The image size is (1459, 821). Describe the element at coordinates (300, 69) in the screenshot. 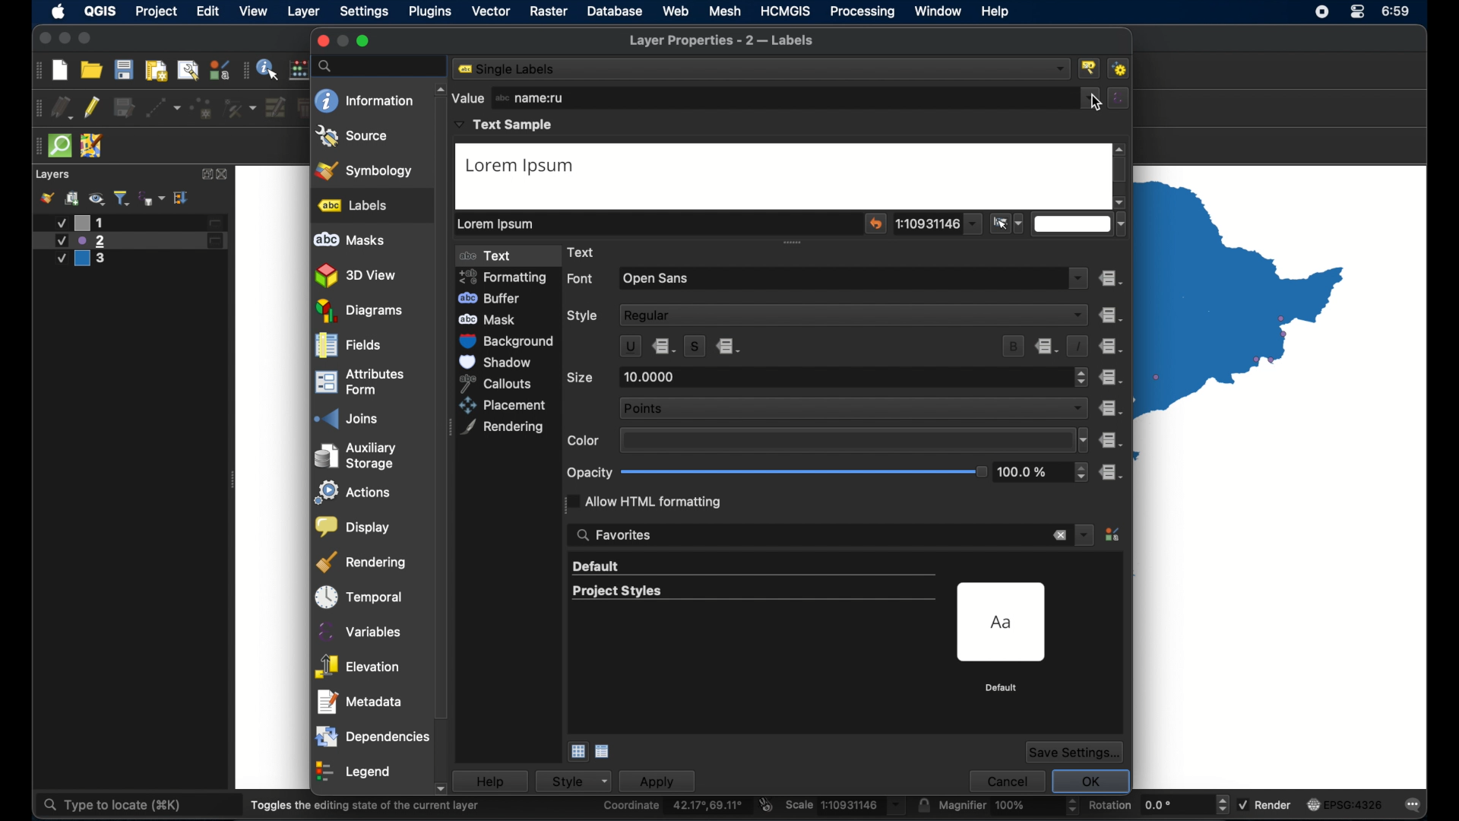

I see `open field calculator` at that location.